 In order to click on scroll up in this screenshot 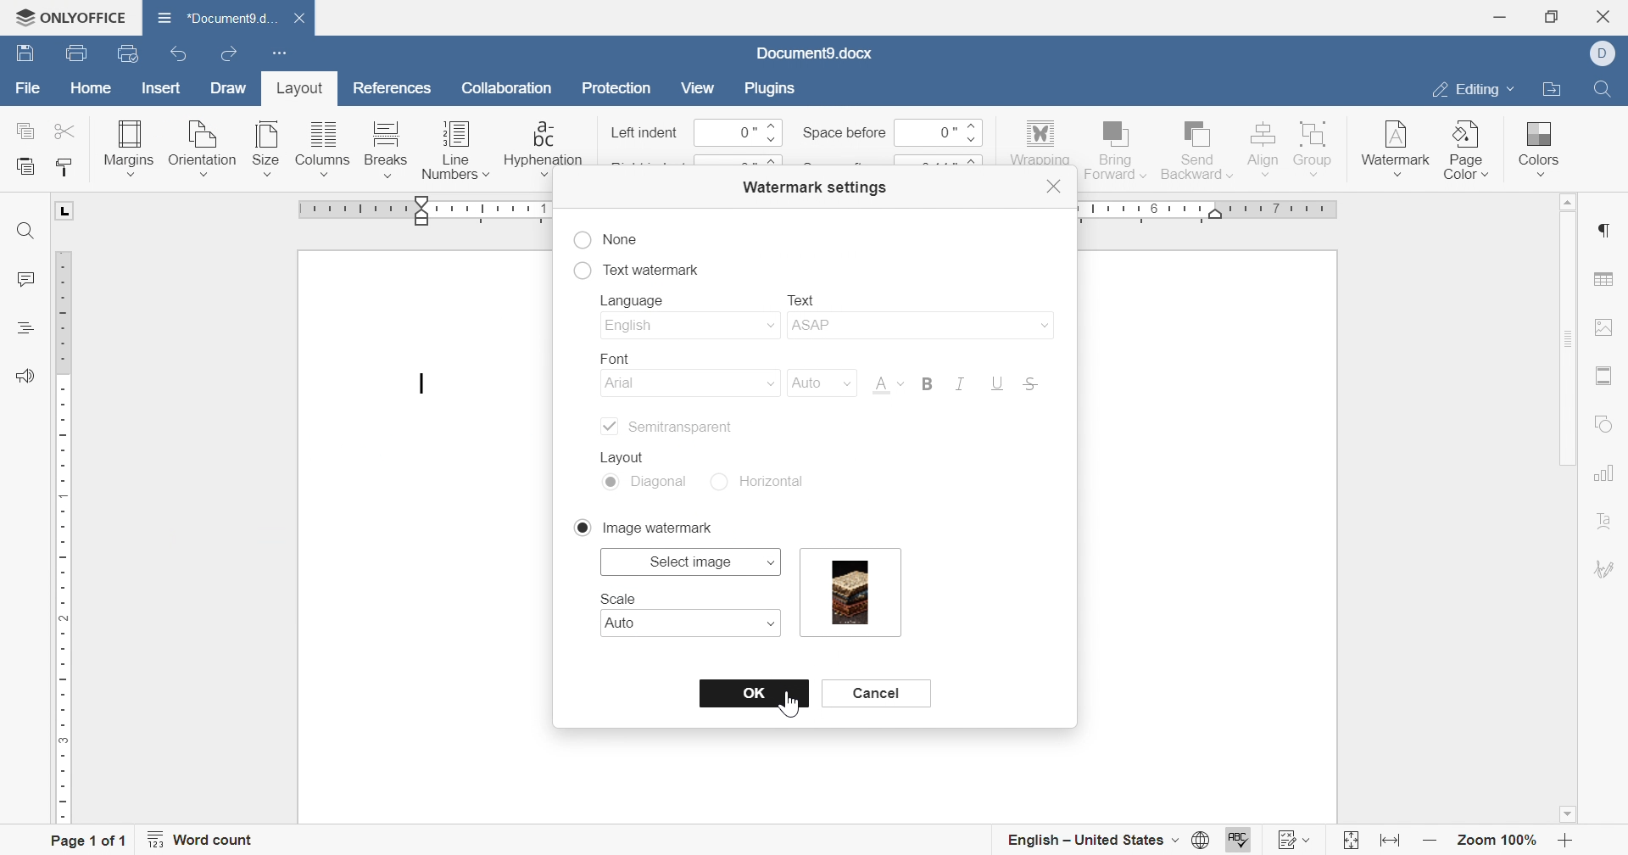, I will do `click(1563, 202)`.